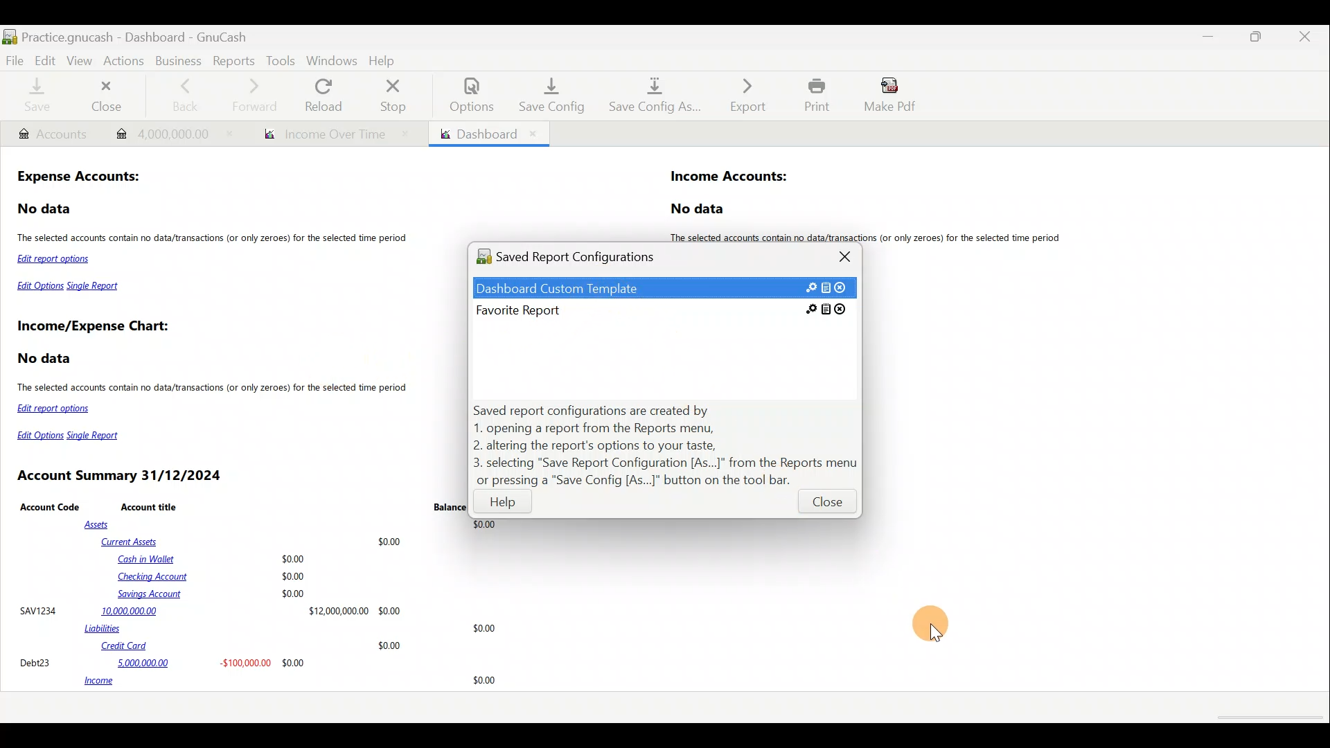 This screenshot has height=748, width=1330. I want to click on Edit, so click(45, 60).